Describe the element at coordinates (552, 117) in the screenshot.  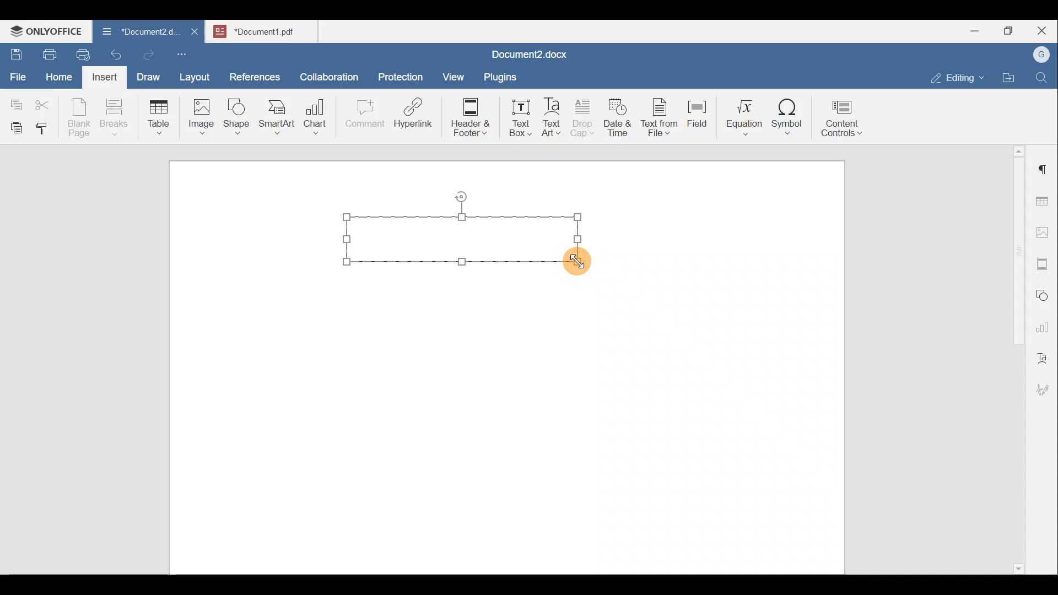
I see `Text Art` at that location.